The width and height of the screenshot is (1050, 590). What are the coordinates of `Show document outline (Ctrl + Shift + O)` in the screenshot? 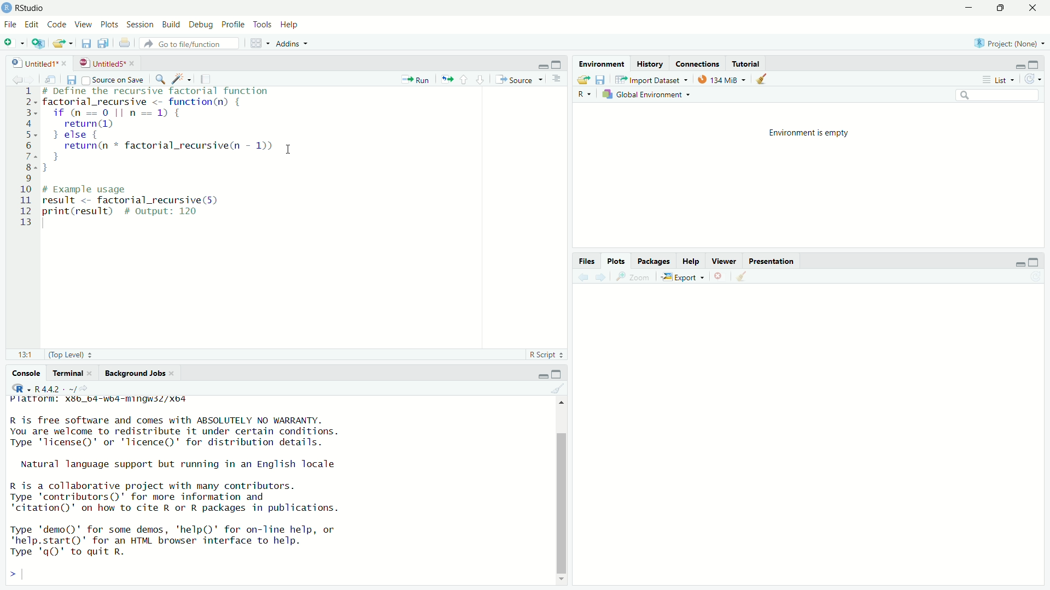 It's located at (558, 80).